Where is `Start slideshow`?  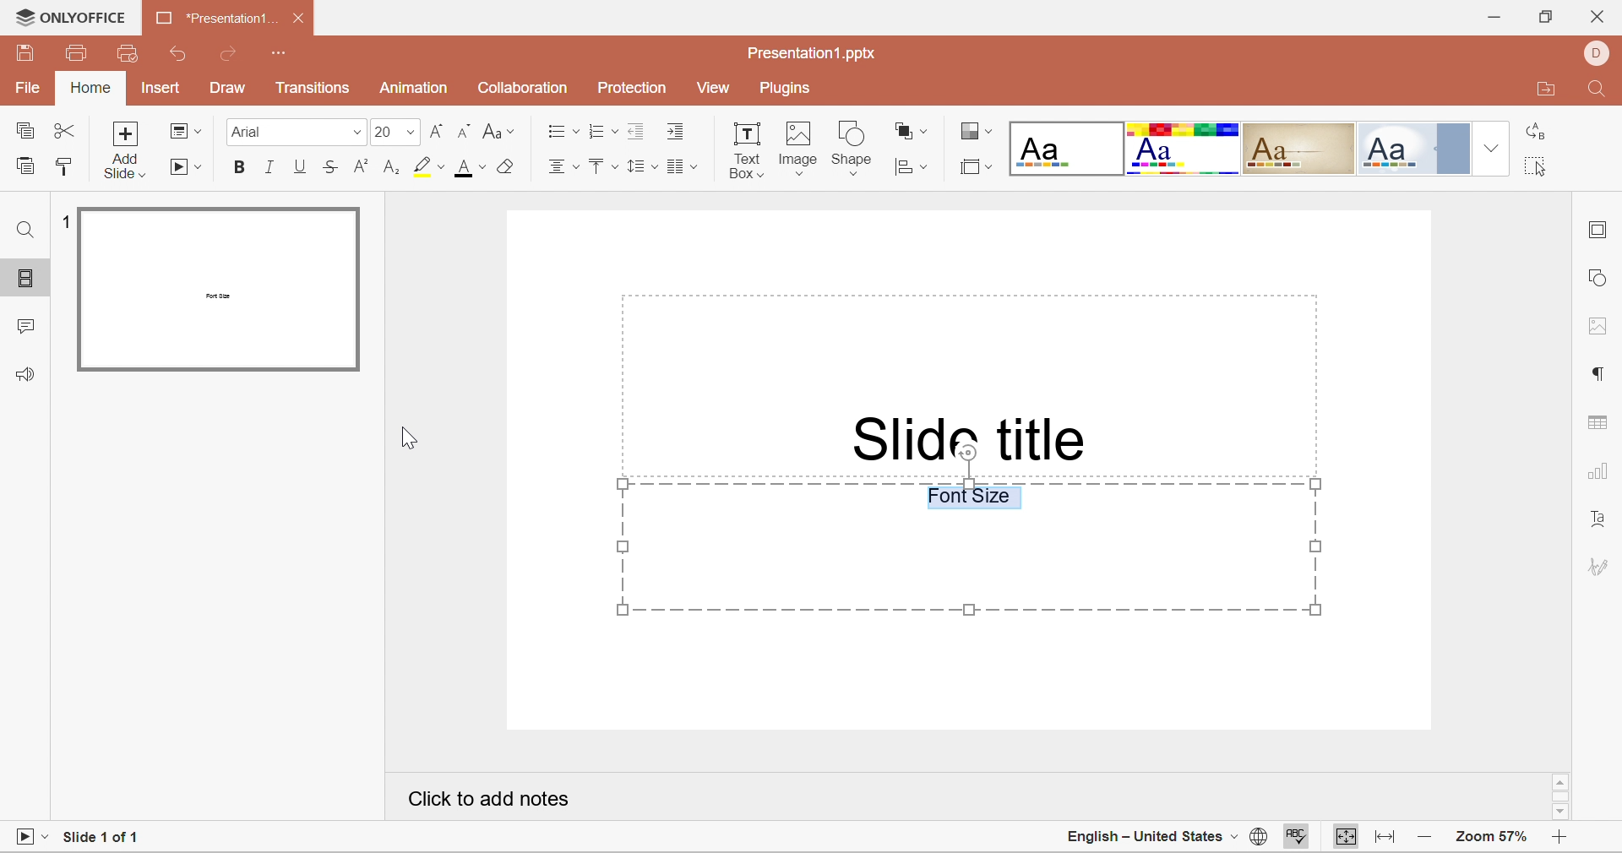
Start slideshow is located at coordinates (29, 837).